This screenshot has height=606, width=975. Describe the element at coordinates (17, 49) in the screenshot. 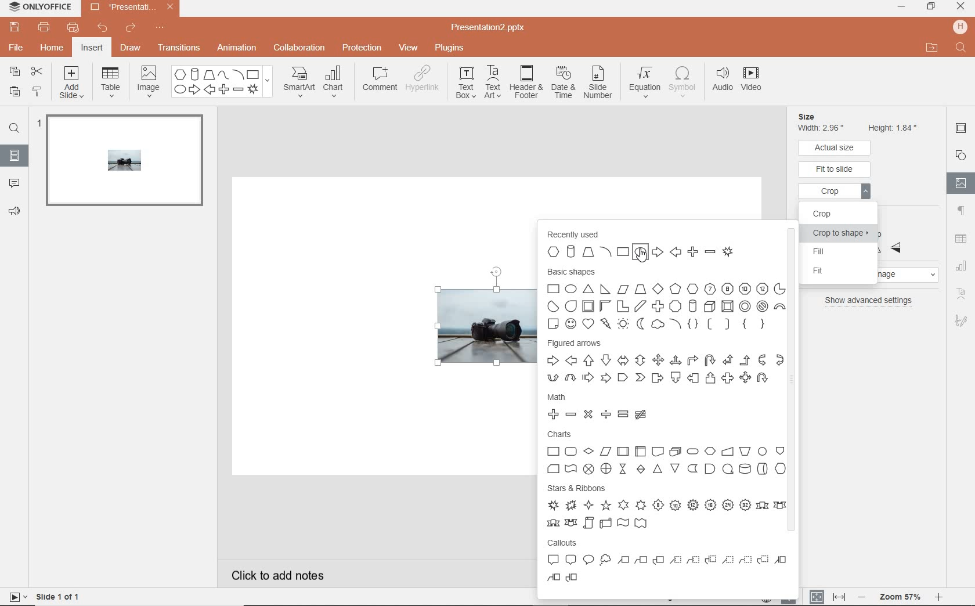

I see `file` at that location.